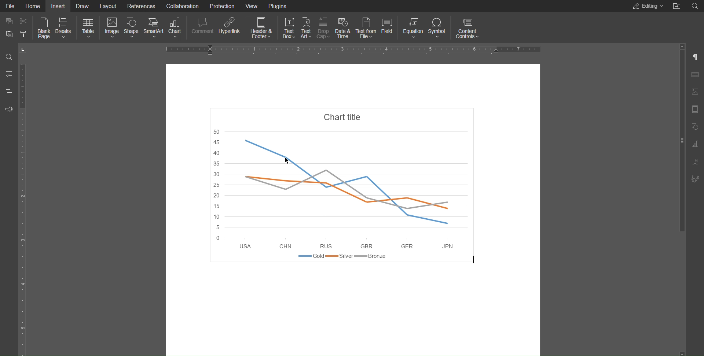  What do you see at coordinates (695, 110) in the screenshot?
I see `Header and Setter` at bounding box center [695, 110].